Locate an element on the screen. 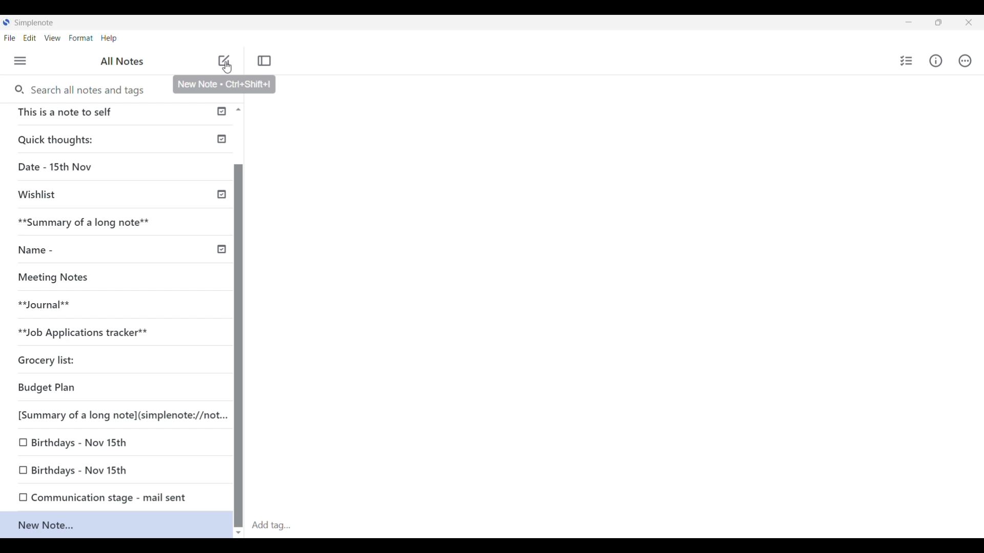 The image size is (984, 553). Help menu is located at coordinates (109, 38).